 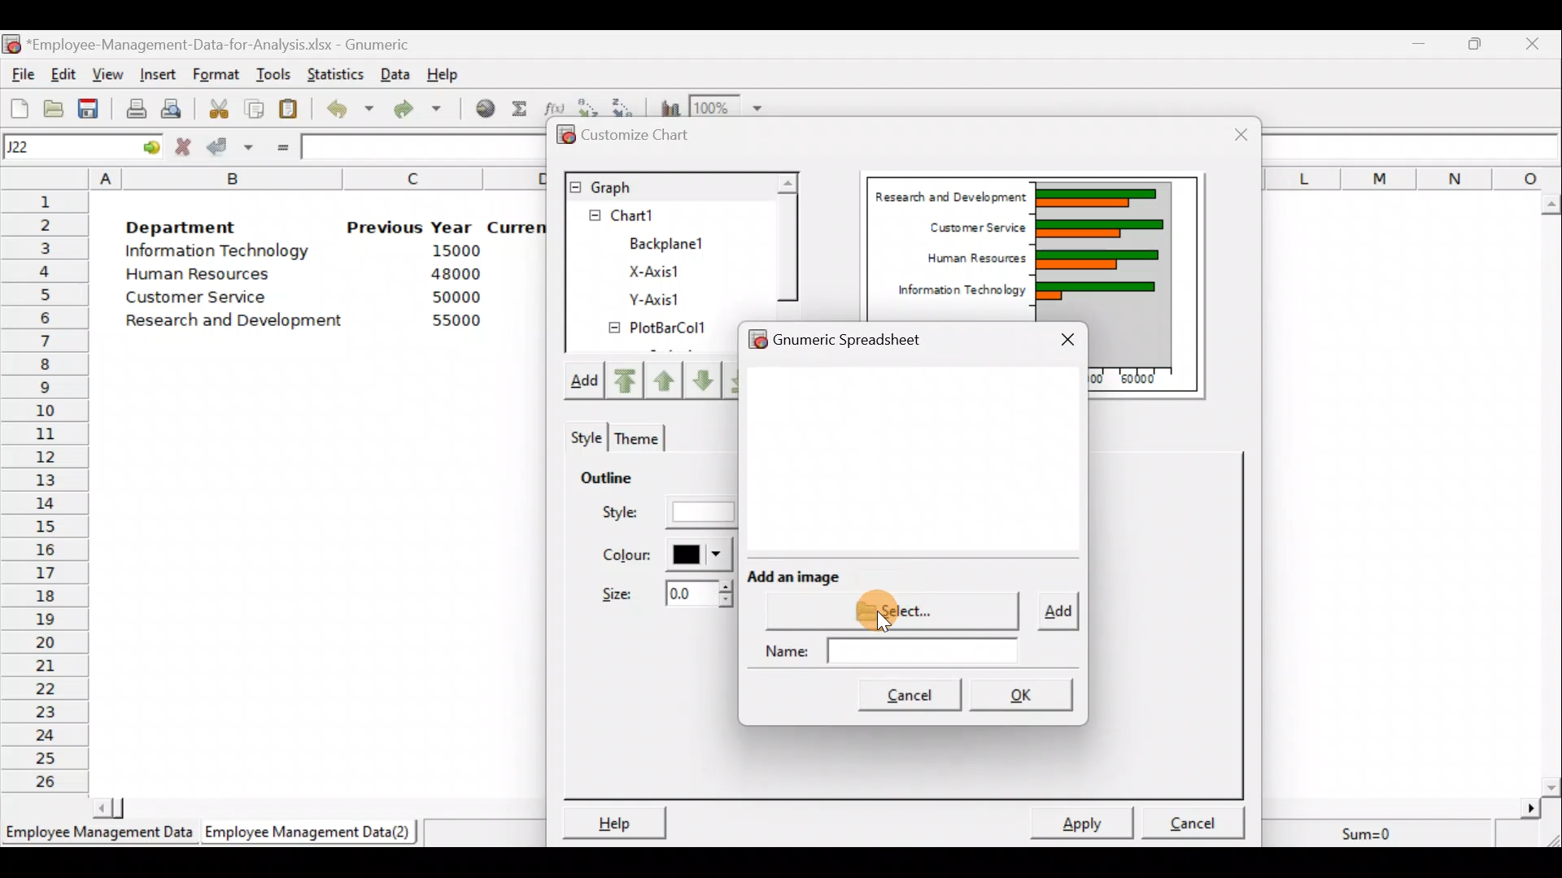 What do you see at coordinates (259, 109) in the screenshot?
I see `Copy the selection` at bounding box center [259, 109].